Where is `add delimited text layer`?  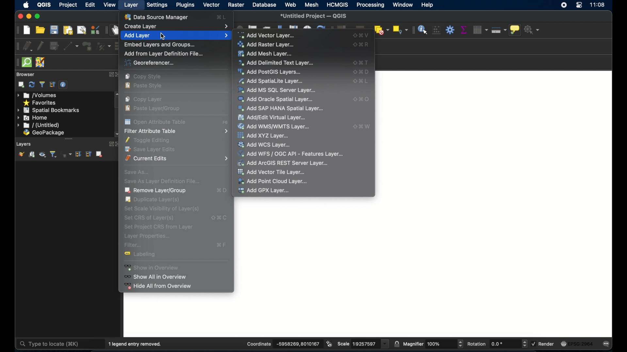
add delimited text layer is located at coordinates (277, 63).